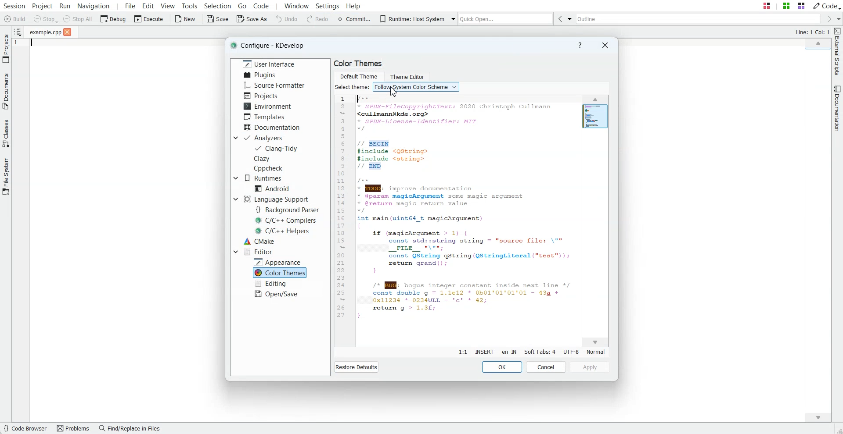 This screenshot has width=843, height=434. Describe the element at coordinates (462, 352) in the screenshot. I see `Line:Column` at that location.